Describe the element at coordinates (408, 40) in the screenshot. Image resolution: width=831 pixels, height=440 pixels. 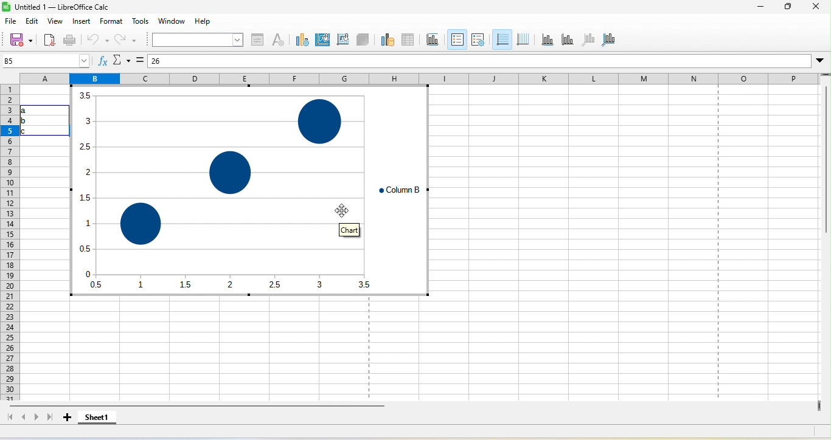
I see `data table` at that location.